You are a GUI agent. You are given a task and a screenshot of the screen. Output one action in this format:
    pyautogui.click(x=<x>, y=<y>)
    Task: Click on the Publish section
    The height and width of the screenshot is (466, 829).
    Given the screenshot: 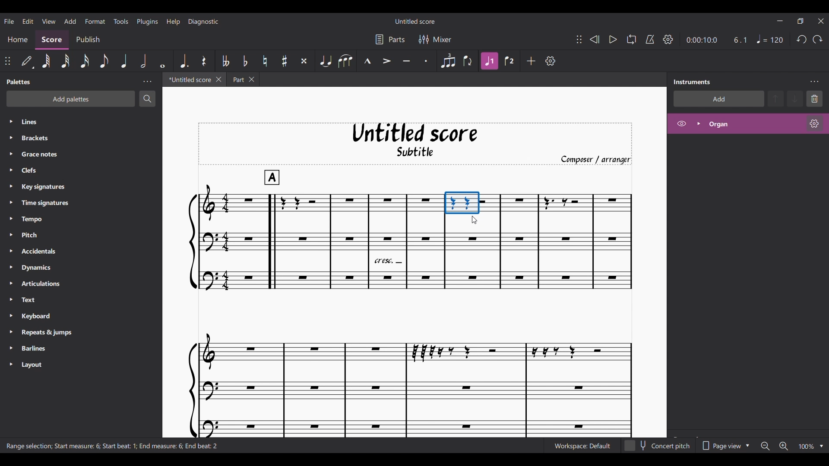 What is the action you would take?
    pyautogui.click(x=88, y=40)
    